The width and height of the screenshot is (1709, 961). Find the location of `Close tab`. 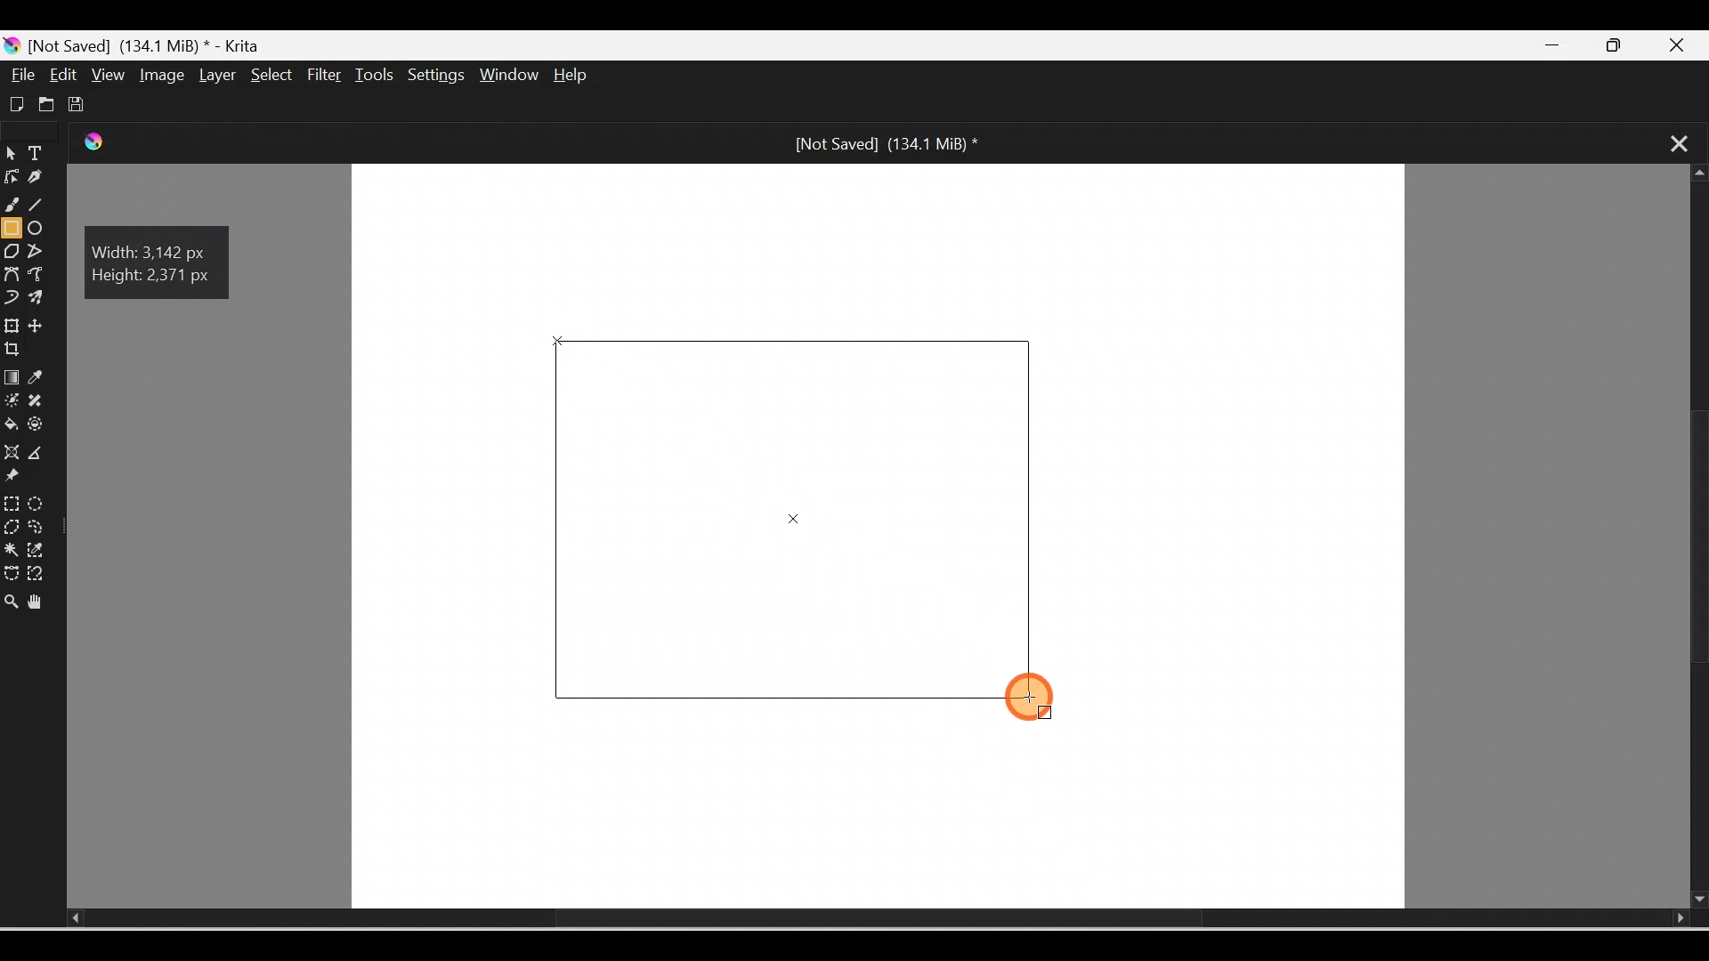

Close tab is located at coordinates (1670, 141).